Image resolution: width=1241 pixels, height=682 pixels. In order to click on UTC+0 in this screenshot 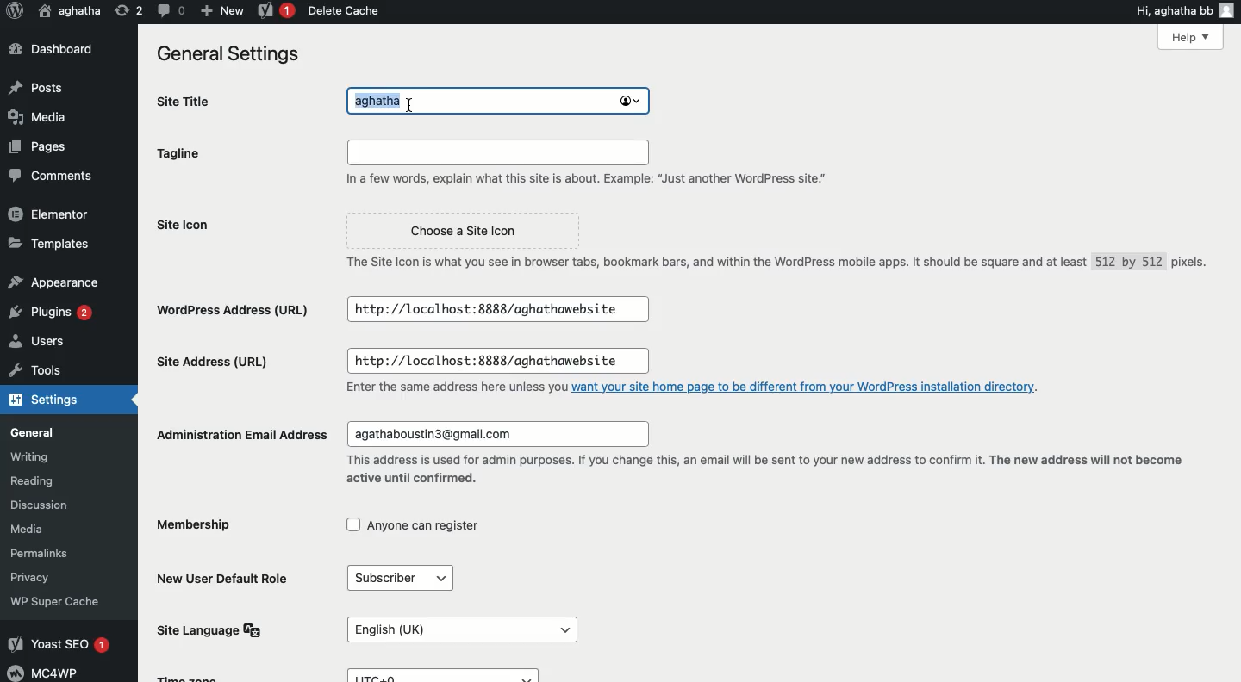, I will do `click(448, 674)`.